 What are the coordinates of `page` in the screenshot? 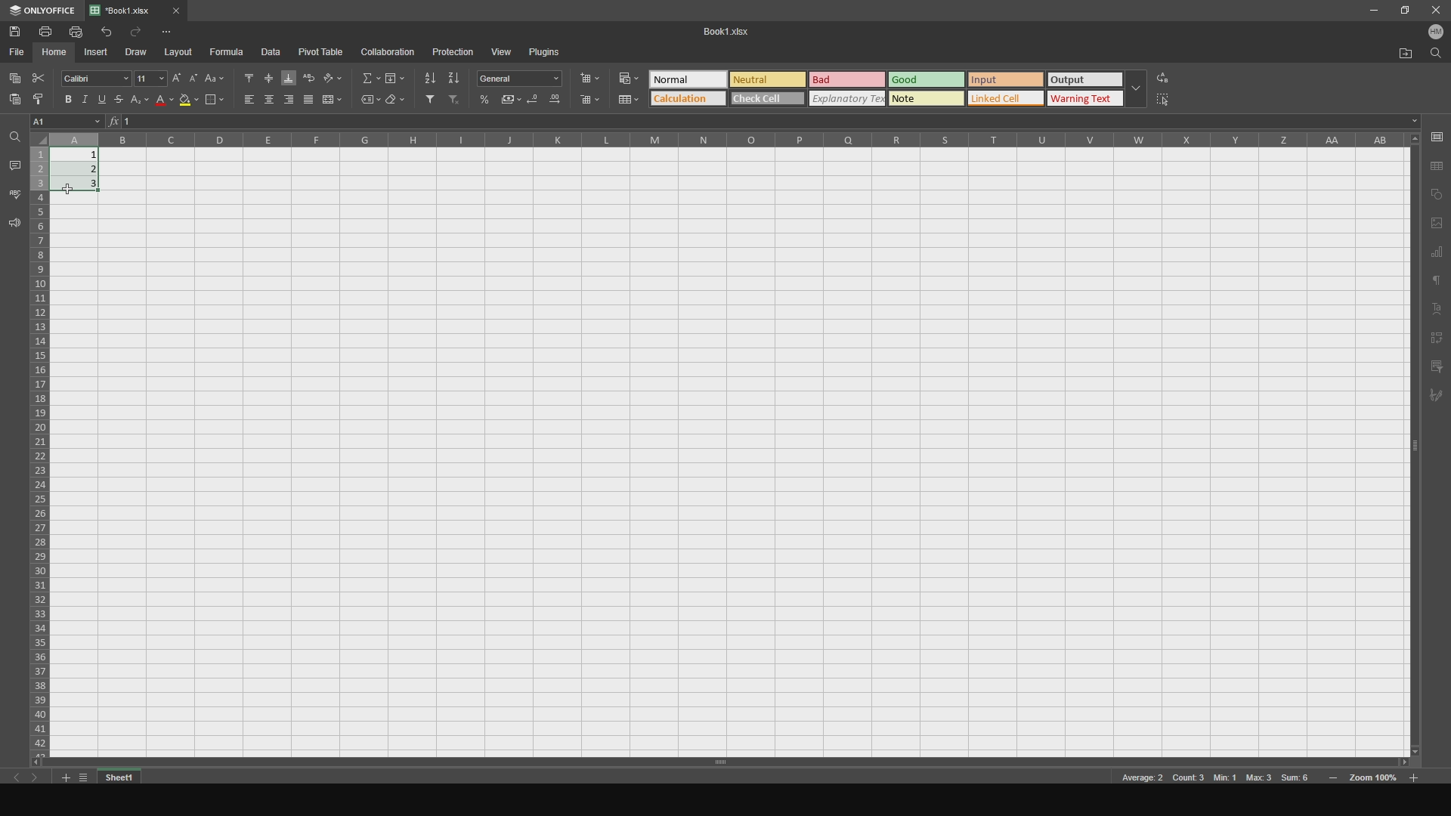 It's located at (1437, 223).